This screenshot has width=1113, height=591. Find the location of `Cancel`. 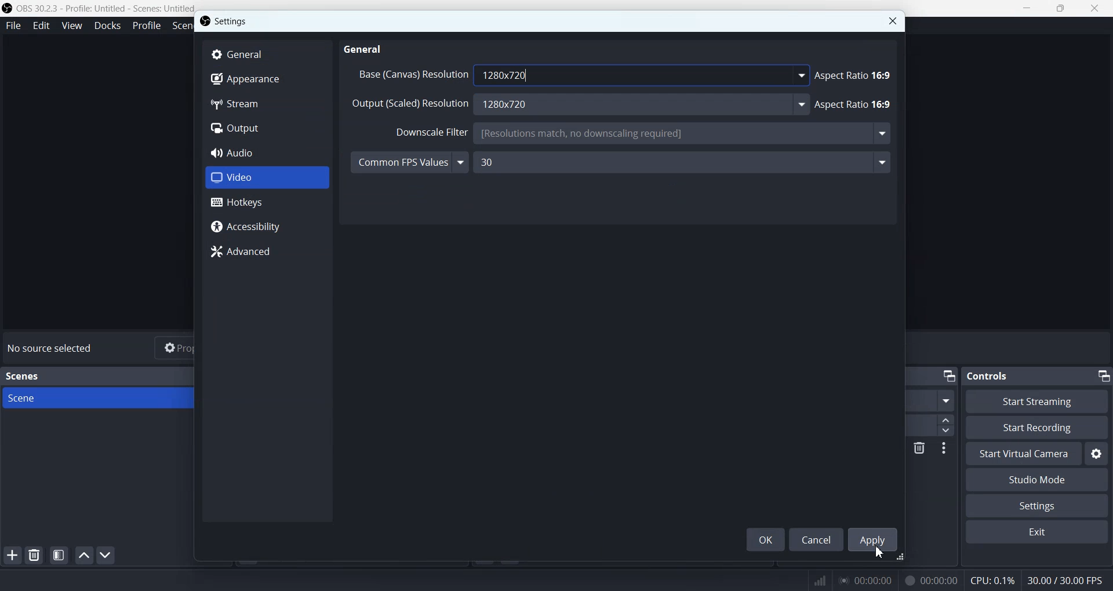

Cancel is located at coordinates (817, 539).